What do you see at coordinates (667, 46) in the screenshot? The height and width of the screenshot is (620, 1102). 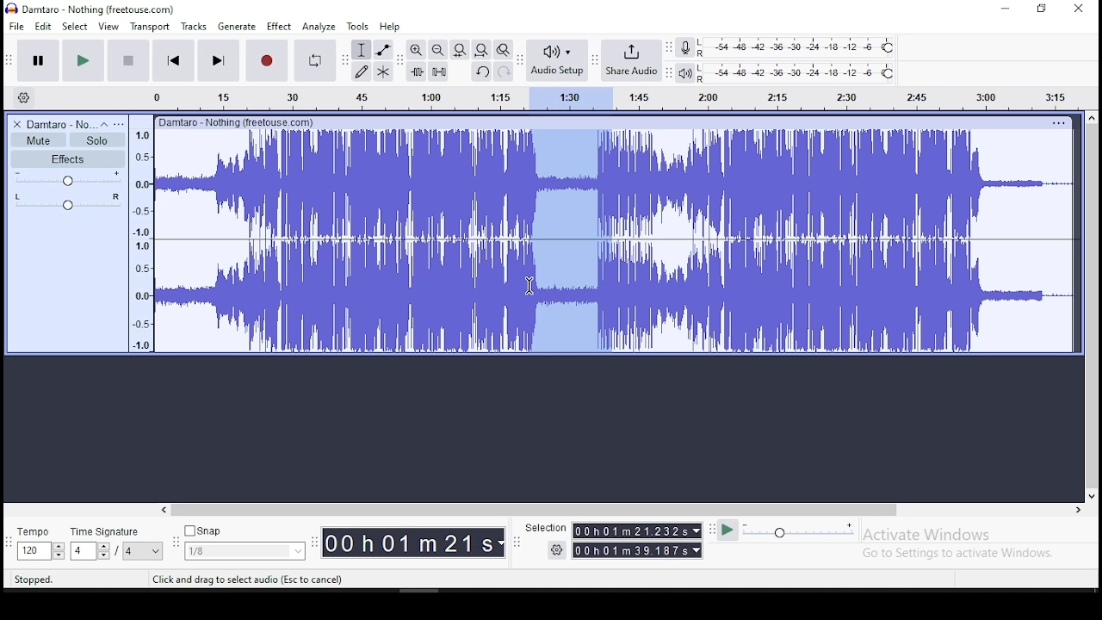 I see `` at bounding box center [667, 46].